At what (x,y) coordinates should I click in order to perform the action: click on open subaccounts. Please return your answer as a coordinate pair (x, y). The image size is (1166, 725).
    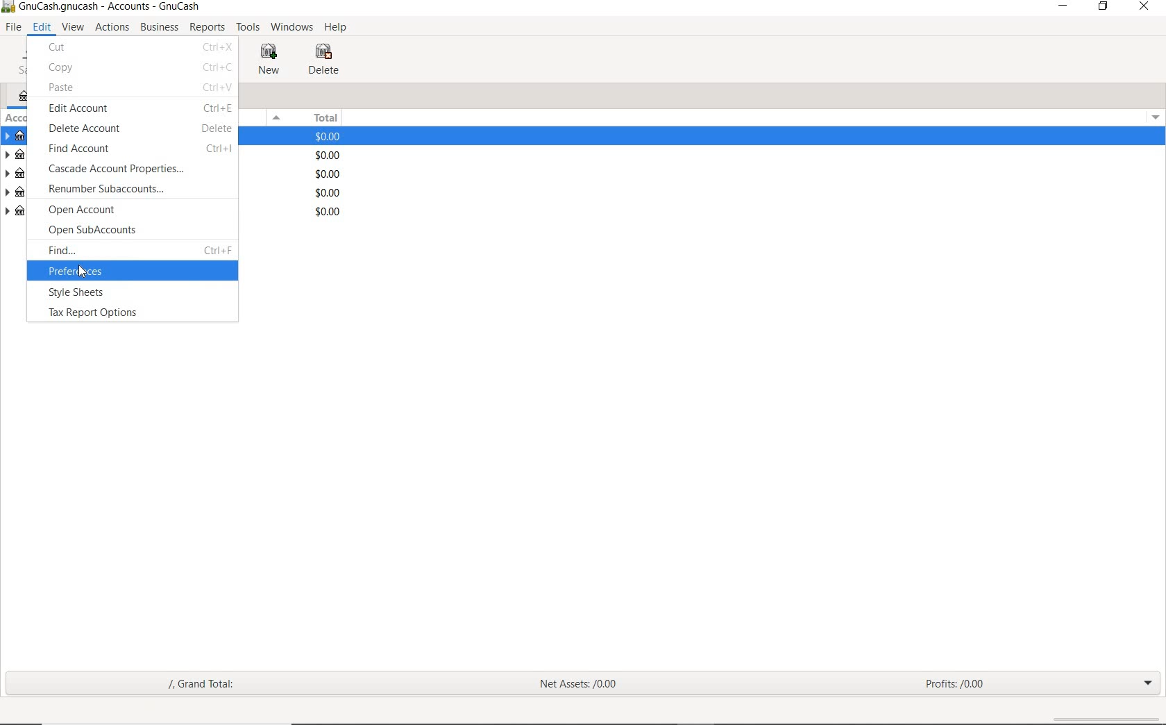
    Looking at the image, I should click on (94, 230).